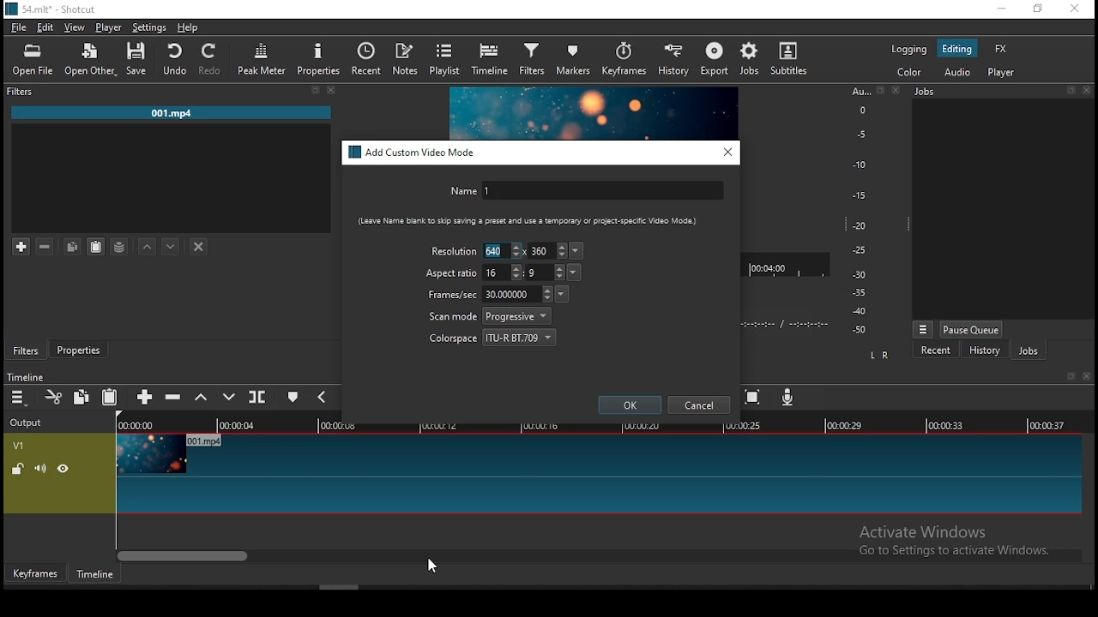 The image size is (1098, 617). I want to click on colorspace, so click(493, 336).